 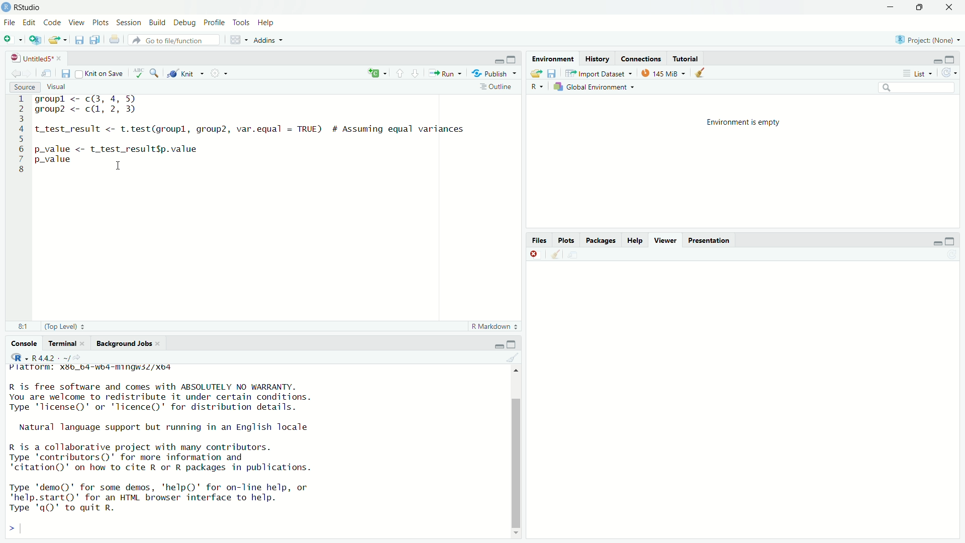 I want to click on clear console, so click(x=554, y=253).